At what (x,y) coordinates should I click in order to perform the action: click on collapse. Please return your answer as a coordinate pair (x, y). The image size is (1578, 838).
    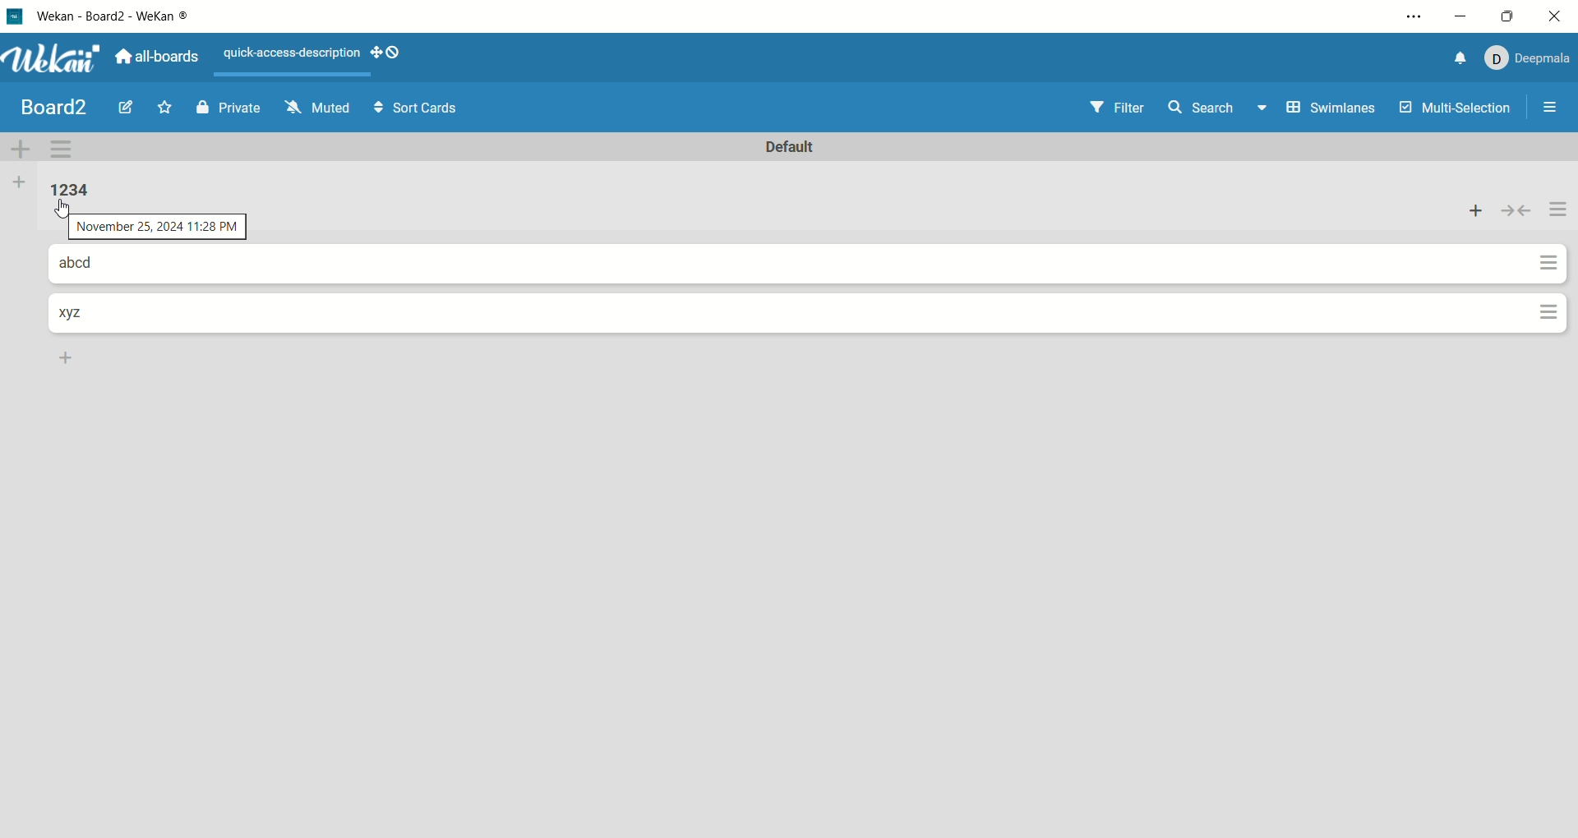
    Looking at the image, I should click on (1516, 209).